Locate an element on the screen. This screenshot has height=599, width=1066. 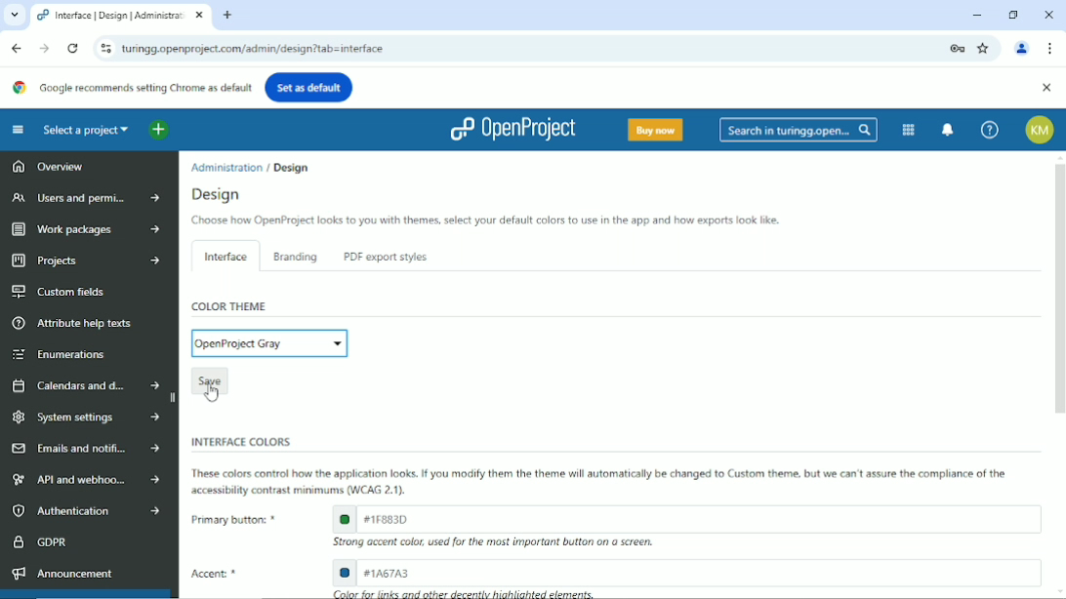
Custom fields is located at coordinates (61, 292).